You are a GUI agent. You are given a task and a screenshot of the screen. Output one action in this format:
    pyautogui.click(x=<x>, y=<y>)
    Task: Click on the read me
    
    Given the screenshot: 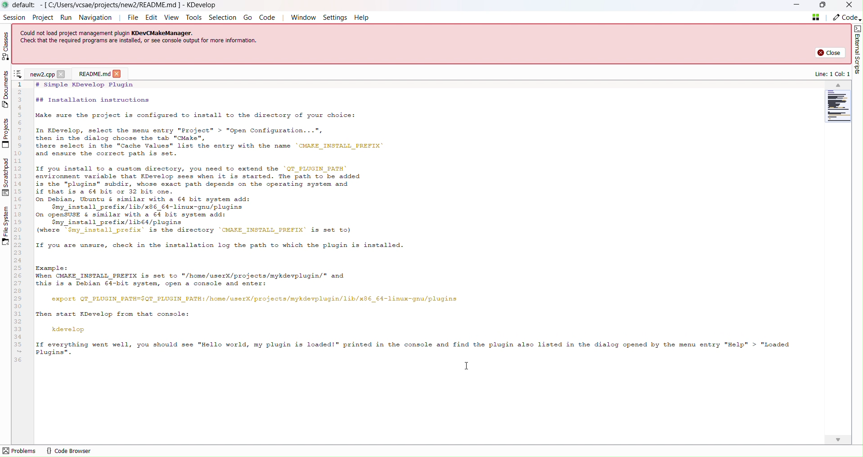 What is the action you would take?
    pyautogui.click(x=94, y=73)
    